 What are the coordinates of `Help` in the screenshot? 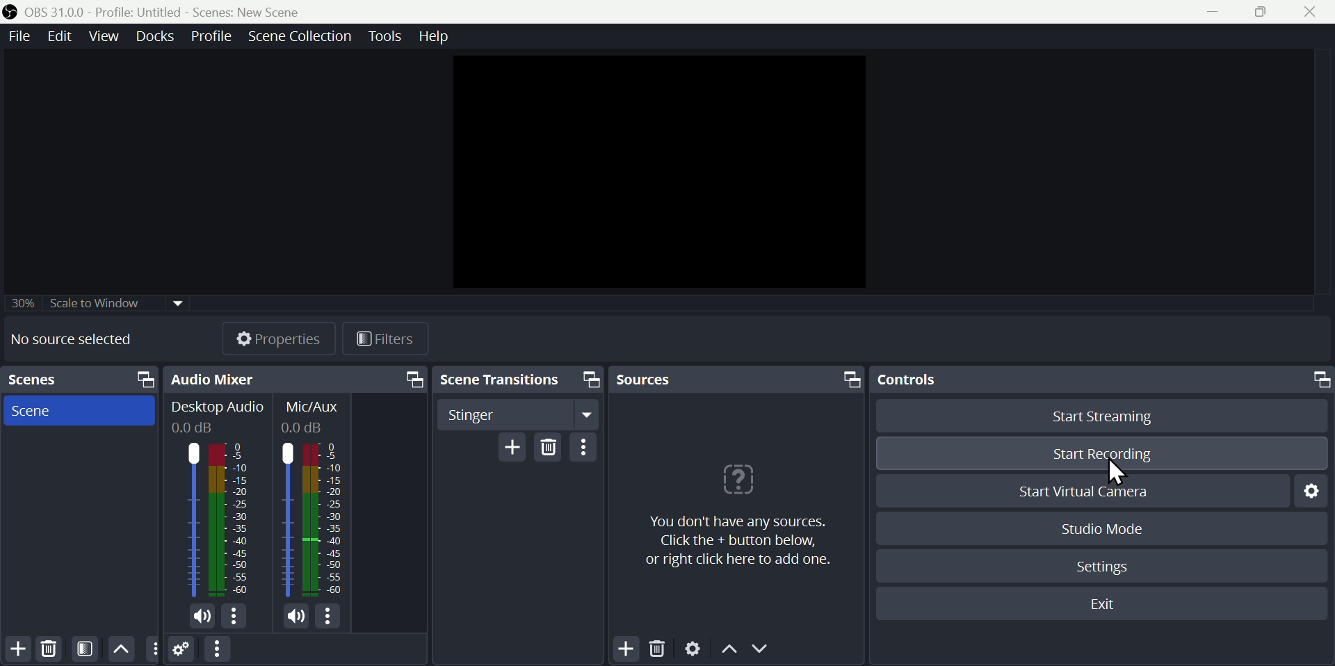 It's located at (430, 40).